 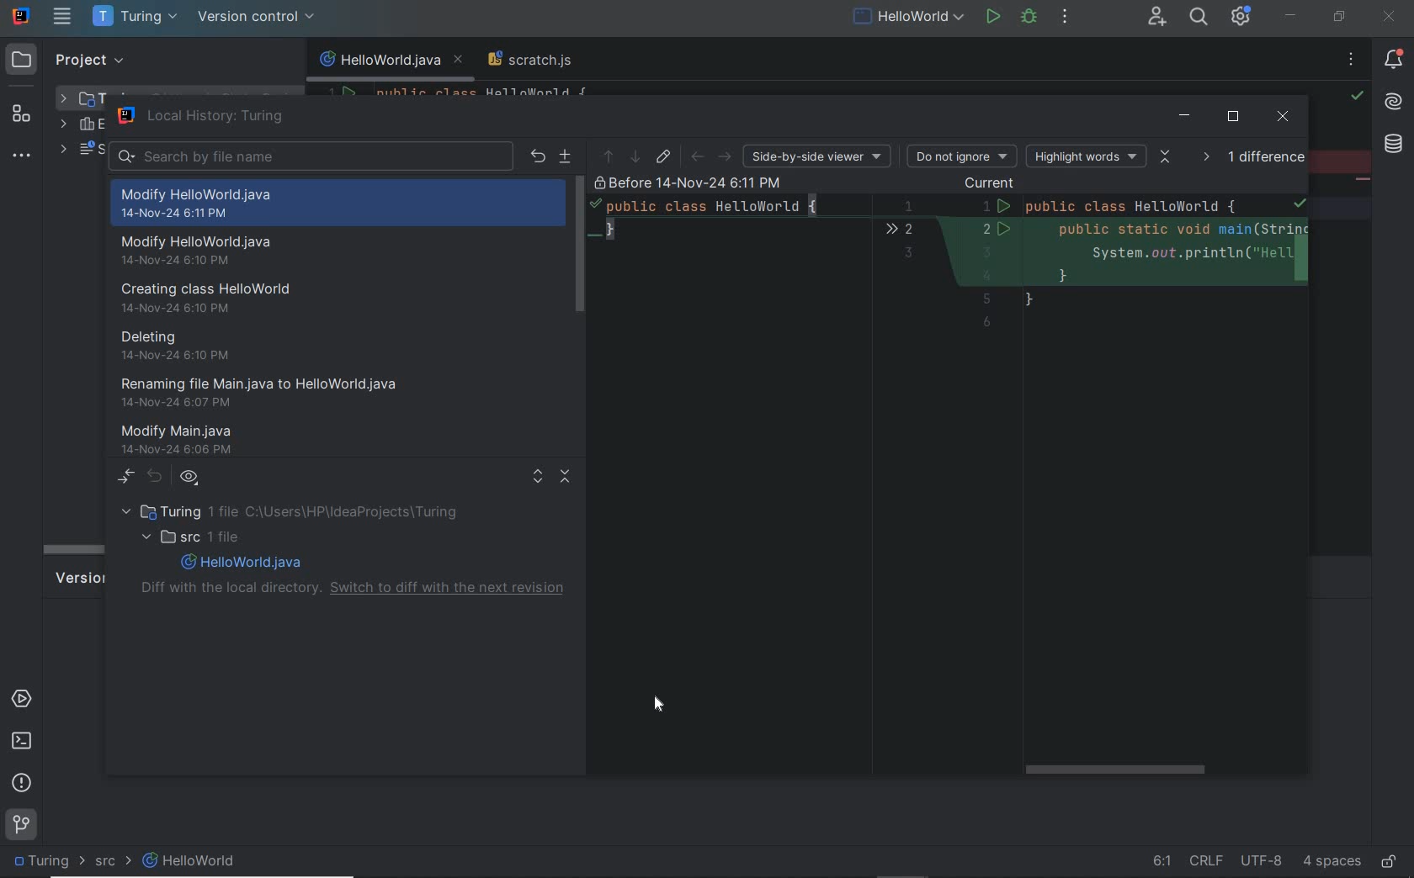 What do you see at coordinates (79, 579) in the screenshot?
I see `version control` at bounding box center [79, 579].